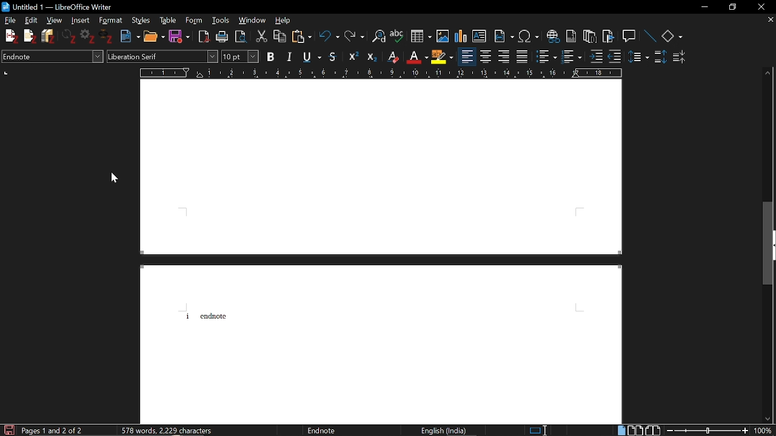 The width and height of the screenshot is (776, 436). Describe the element at coordinates (486, 57) in the screenshot. I see `Center` at that location.